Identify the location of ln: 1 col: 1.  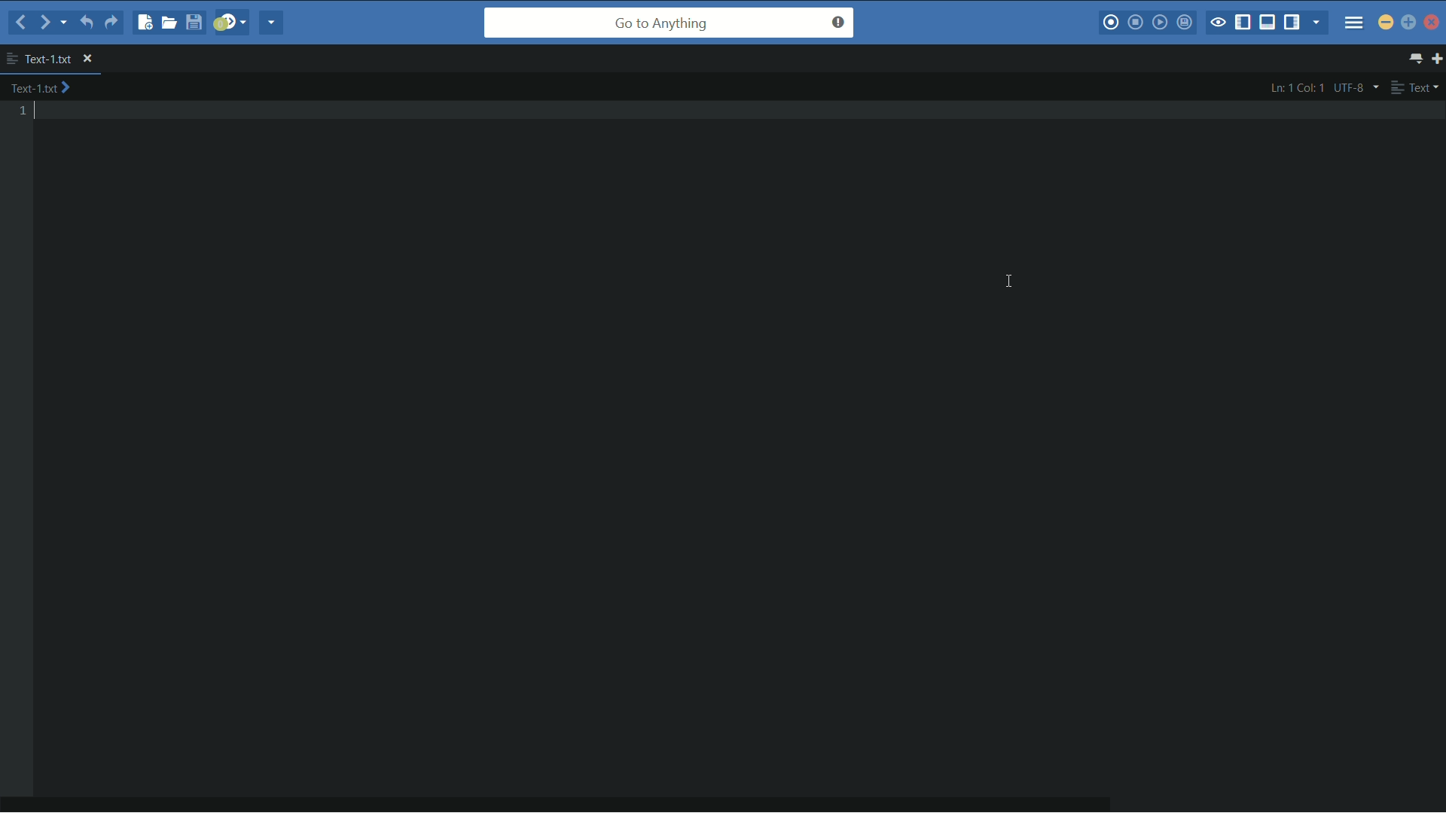
(1298, 89).